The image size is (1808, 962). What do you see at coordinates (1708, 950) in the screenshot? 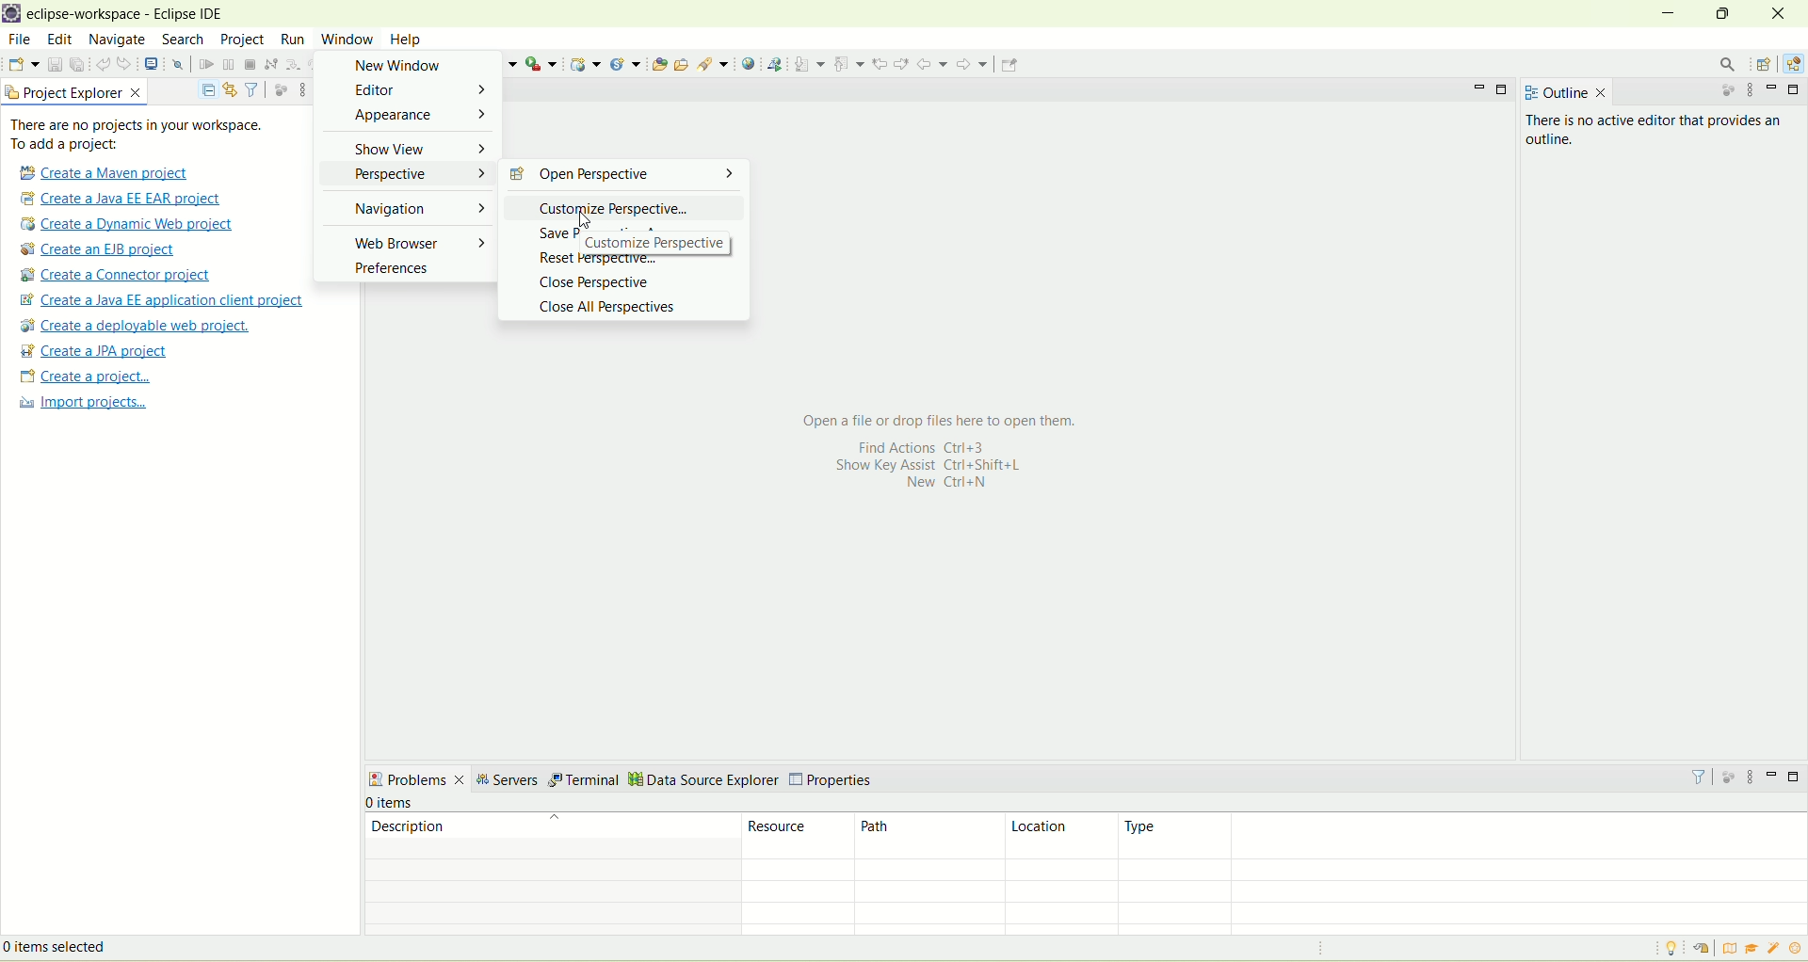
I see `restore welcome` at bounding box center [1708, 950].